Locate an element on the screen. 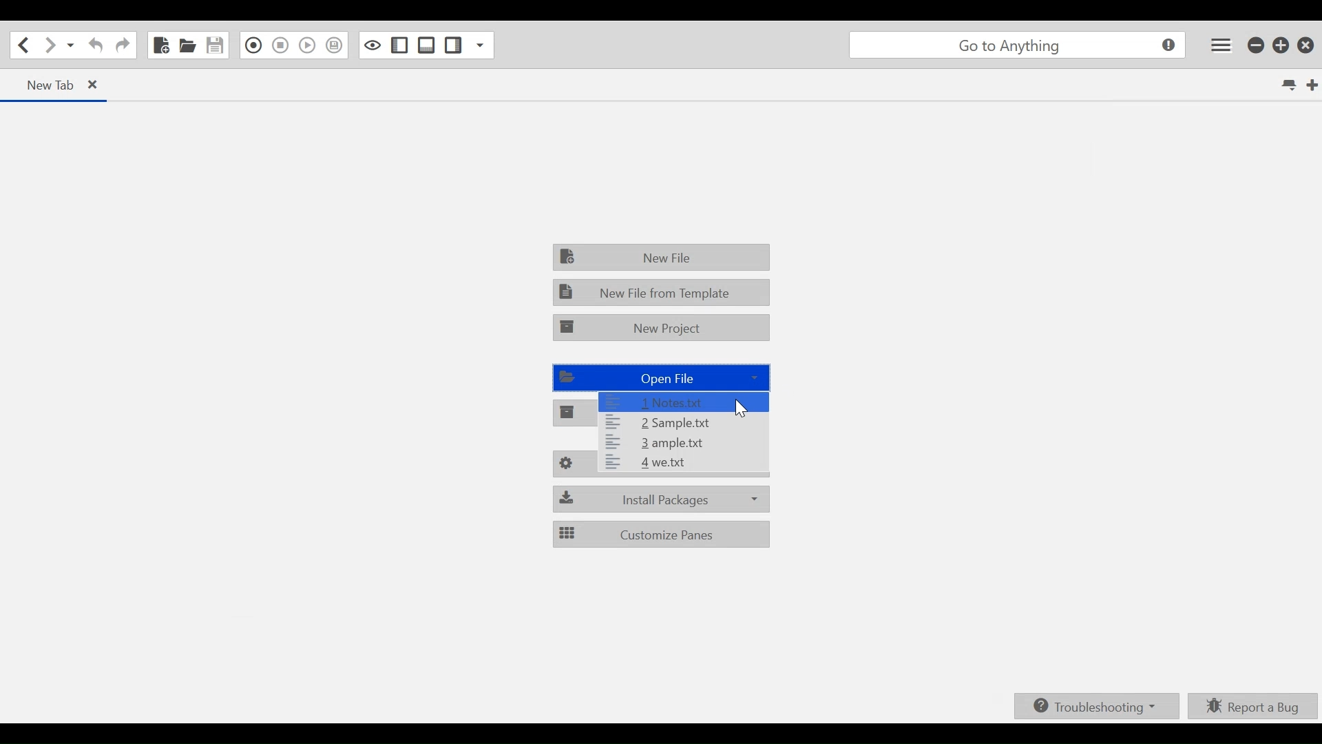  Recording Macro is located at coordinates (253, 45).